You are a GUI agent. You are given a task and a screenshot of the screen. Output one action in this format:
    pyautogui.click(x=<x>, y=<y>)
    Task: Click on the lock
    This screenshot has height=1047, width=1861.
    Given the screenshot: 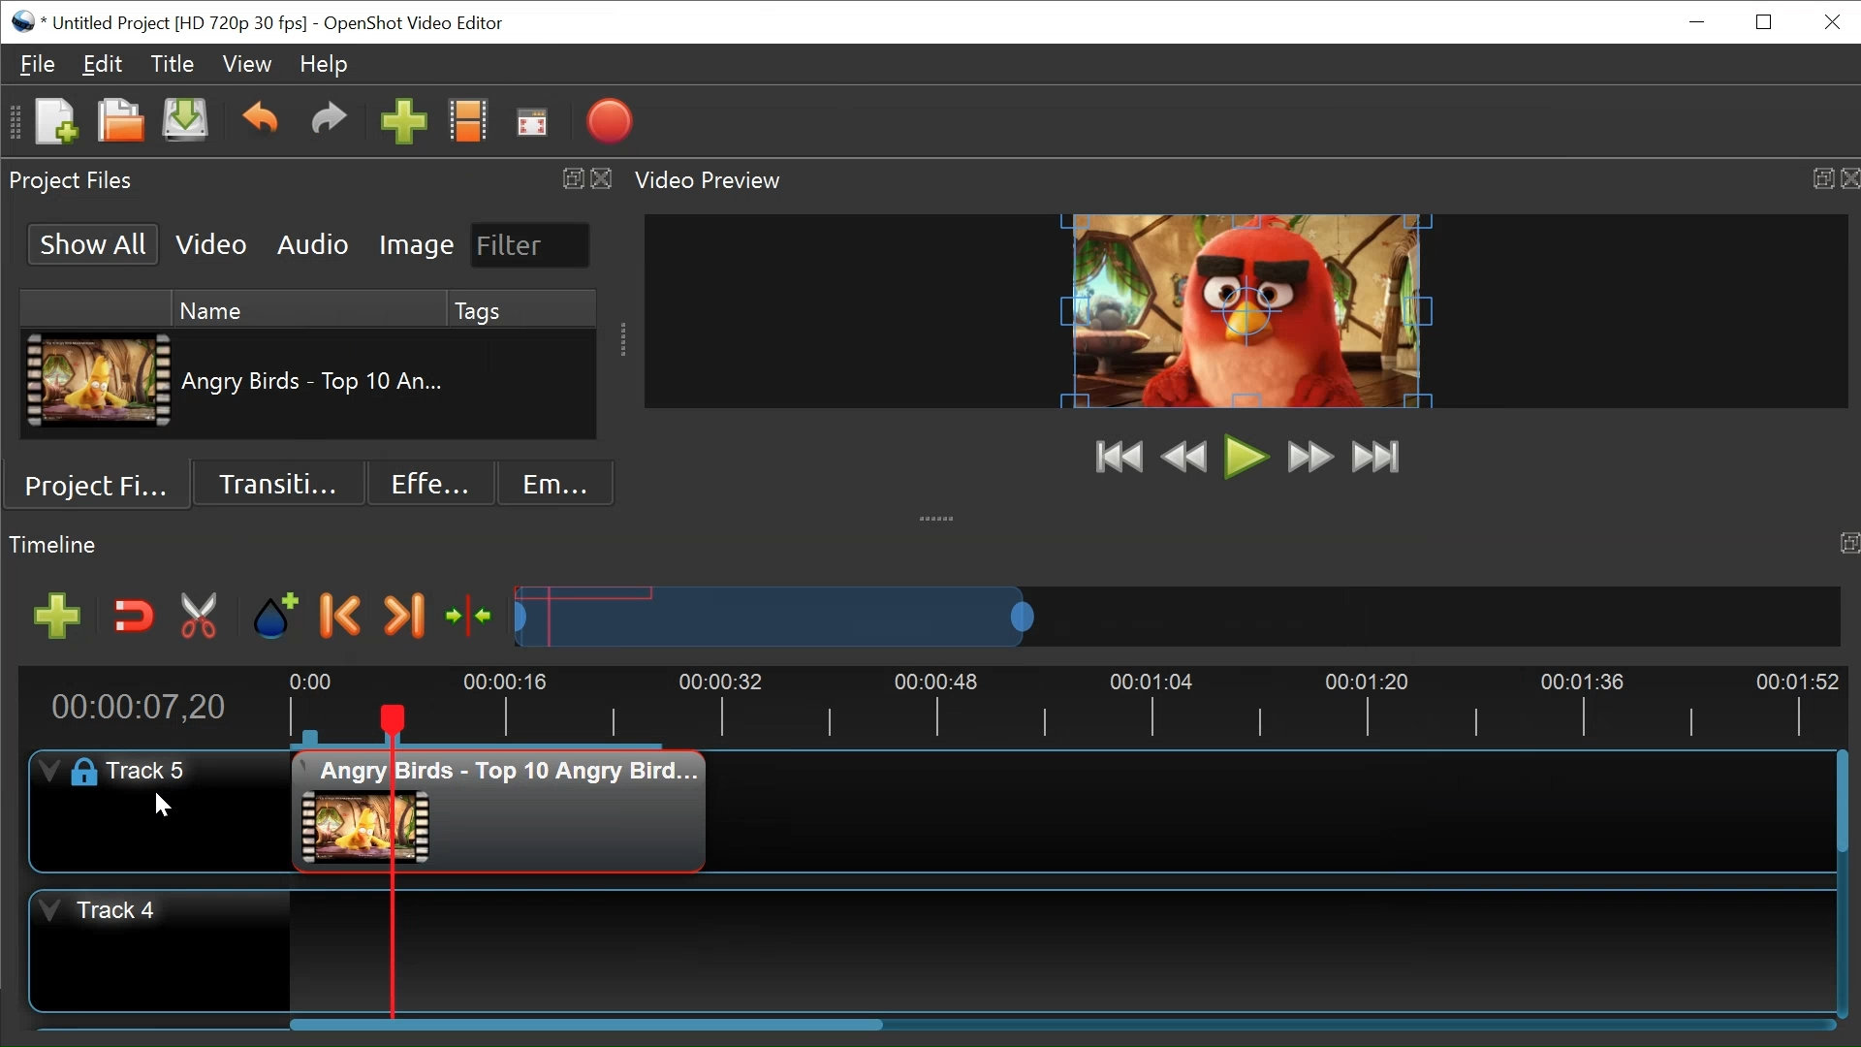 What is the action you would take?
    pyautogui.click(x=79, y=773)
    